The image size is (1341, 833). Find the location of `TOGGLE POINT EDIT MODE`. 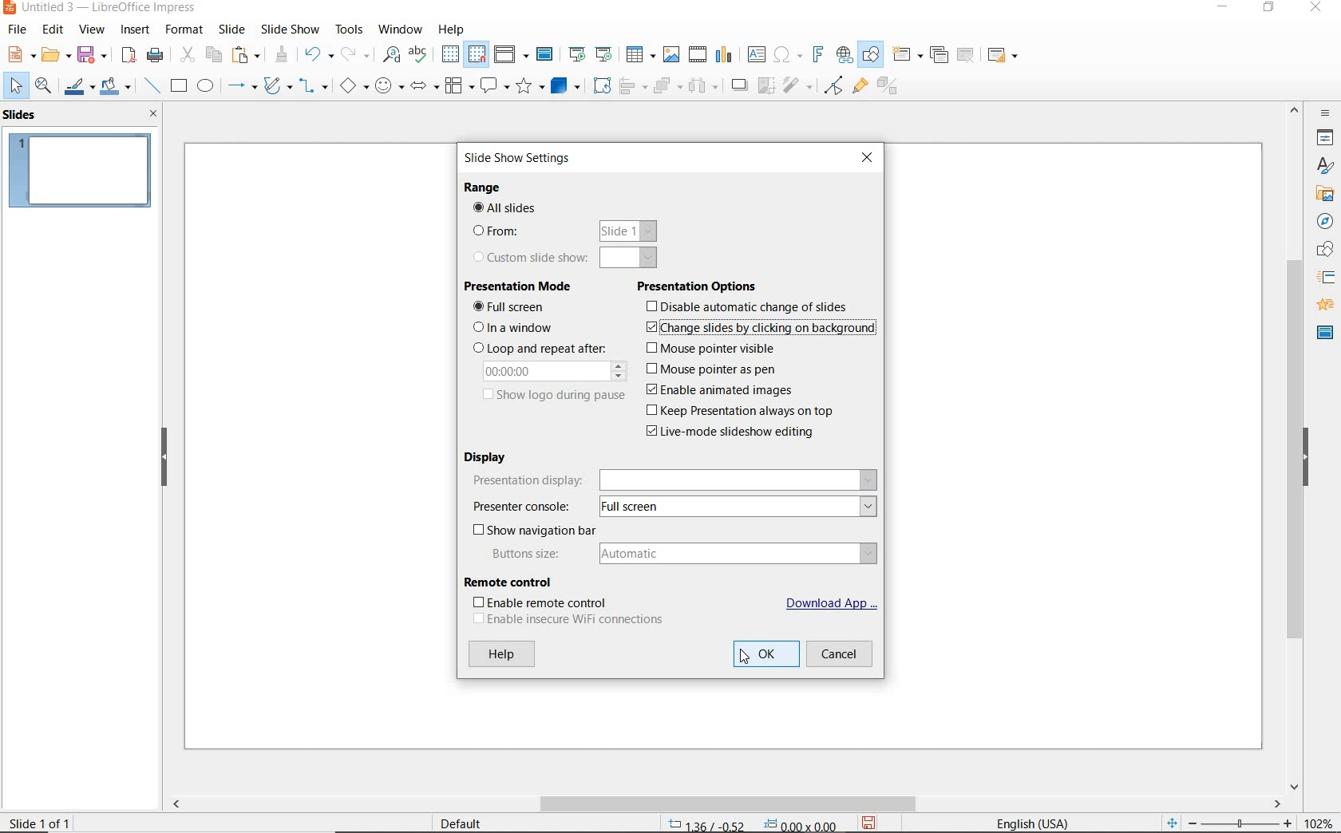

TOGGLE POINT EDIT MODE is located at coordinates (835, 84).